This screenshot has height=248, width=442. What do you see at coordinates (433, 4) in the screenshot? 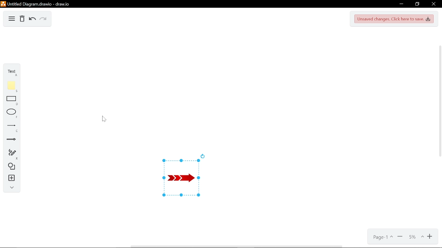
I see `CLose` at bounding box center [433, 4].